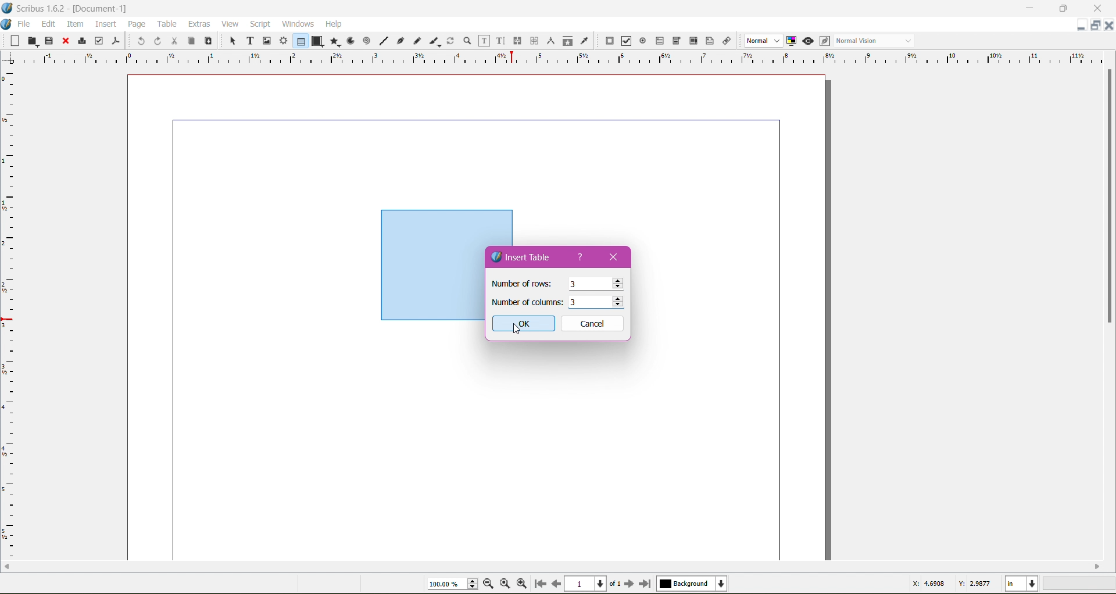  I want to click on Edit, so click(49, 23).